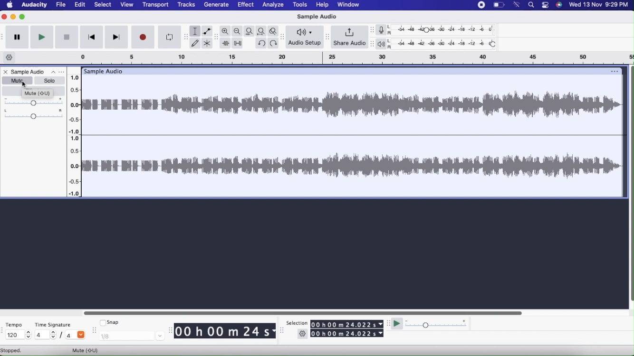 This screenshot has height=356, width=634. I want to click on Selection tool, so click(196, 31).